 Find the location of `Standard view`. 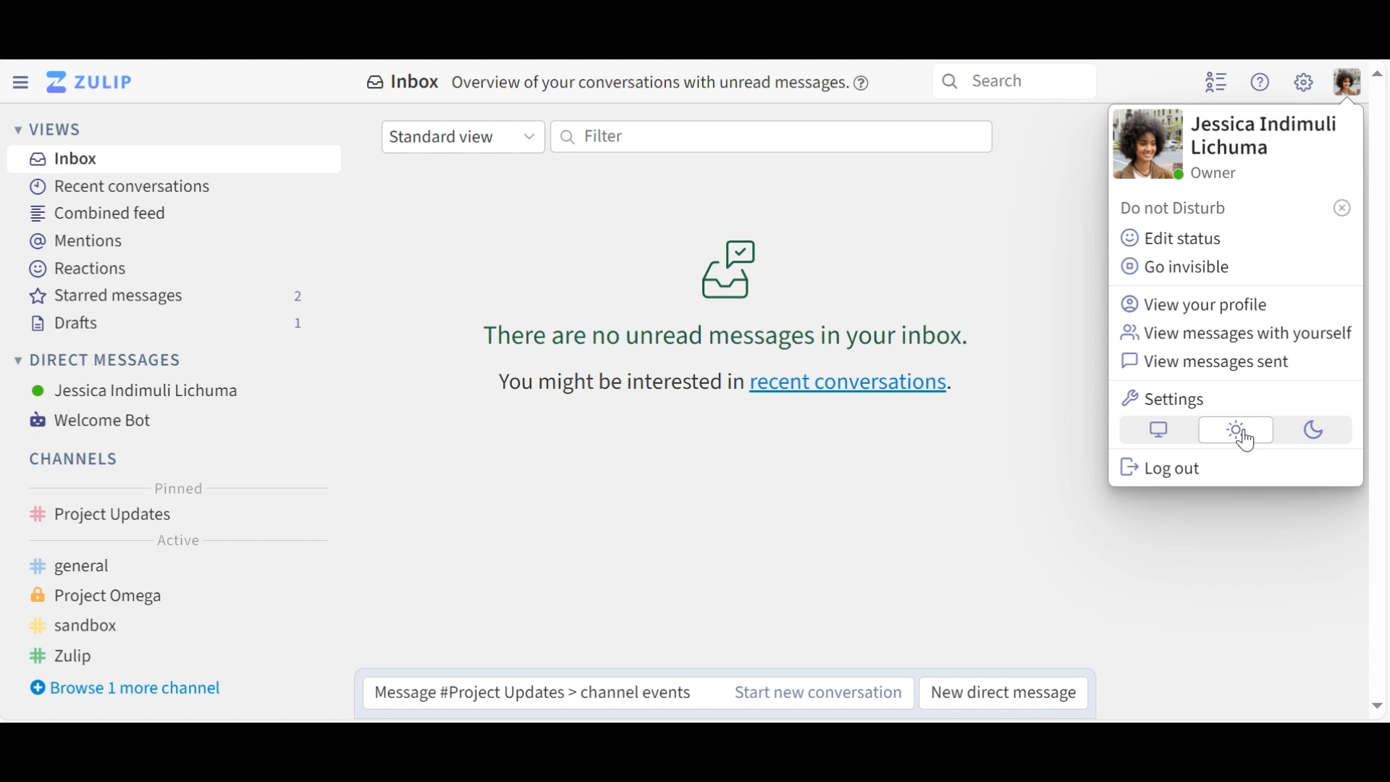

Standard view is located at coordinates (463, 138).